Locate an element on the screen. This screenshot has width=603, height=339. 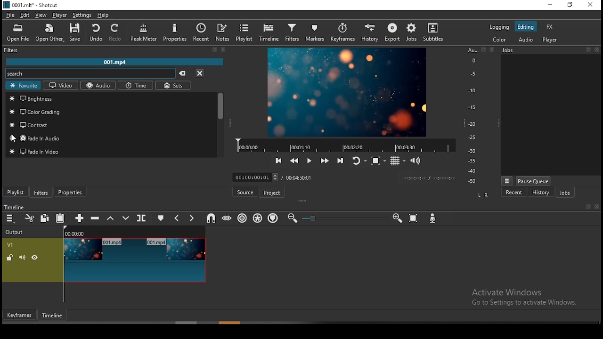
view as icons is located at coordinates (126, 178).